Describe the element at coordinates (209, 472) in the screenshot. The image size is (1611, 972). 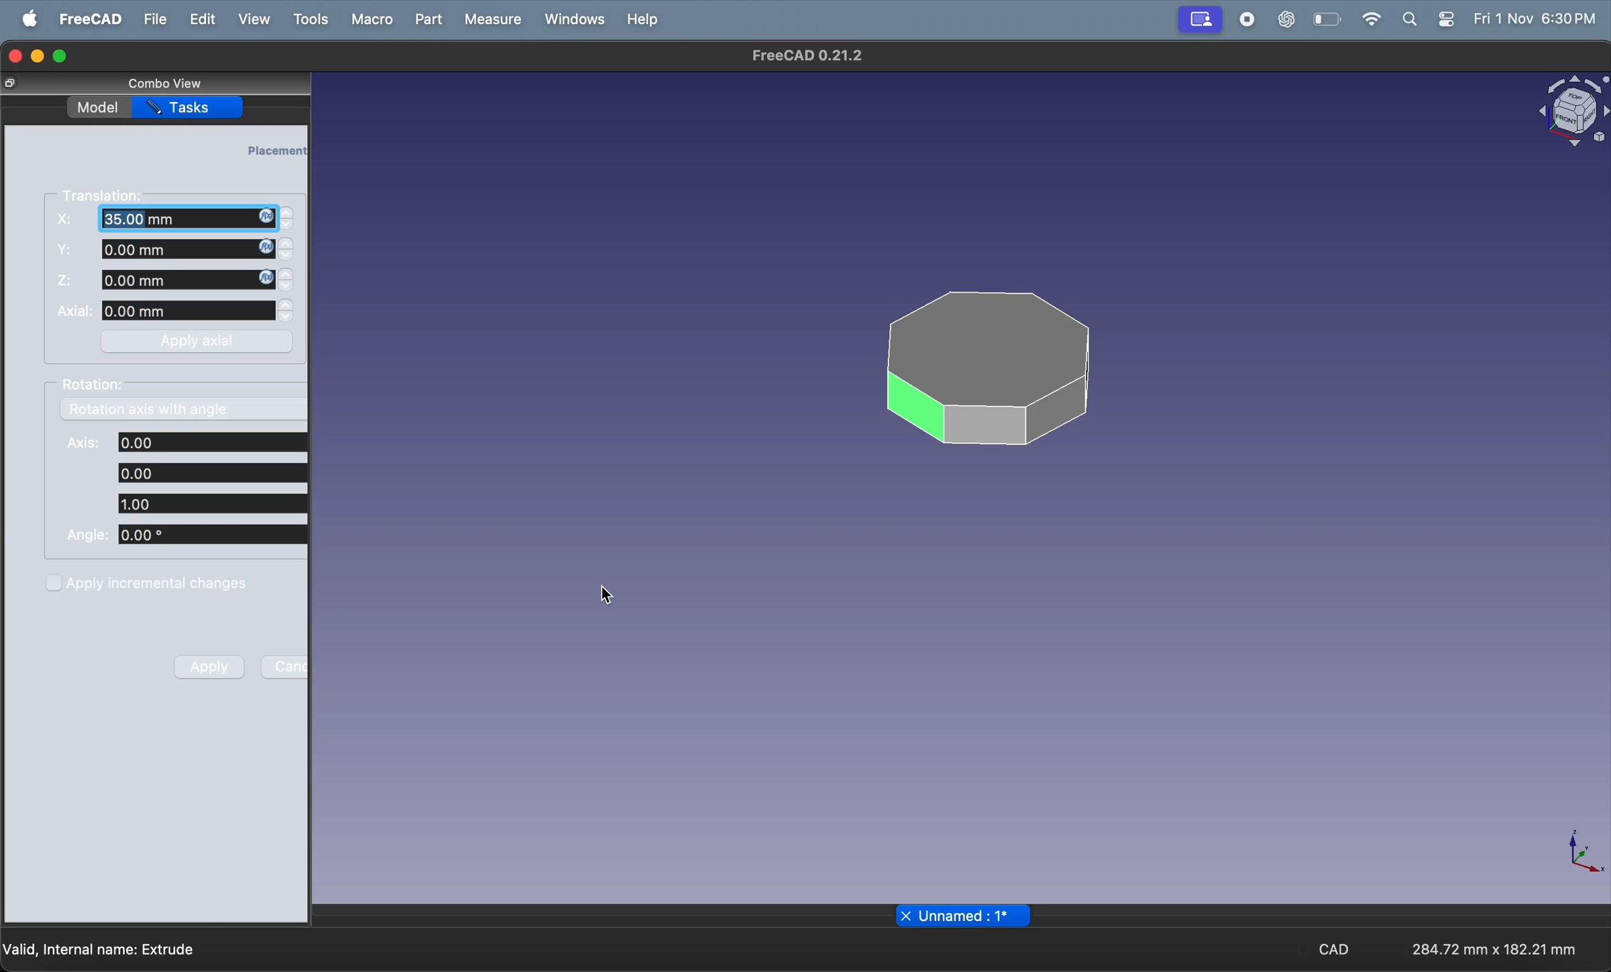
I see `0.00` at that location.